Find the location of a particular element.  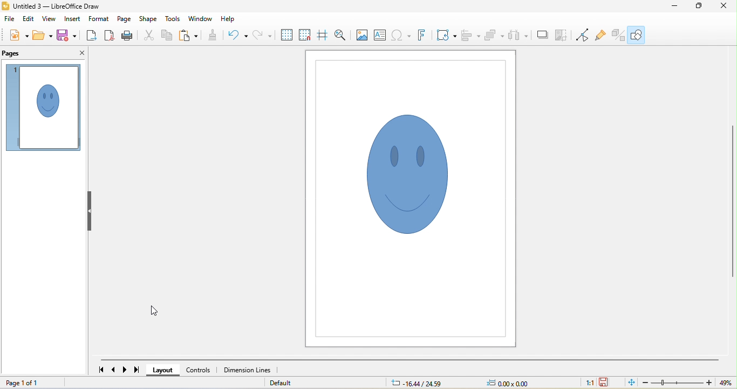

help is located at coordinates (229, 19).